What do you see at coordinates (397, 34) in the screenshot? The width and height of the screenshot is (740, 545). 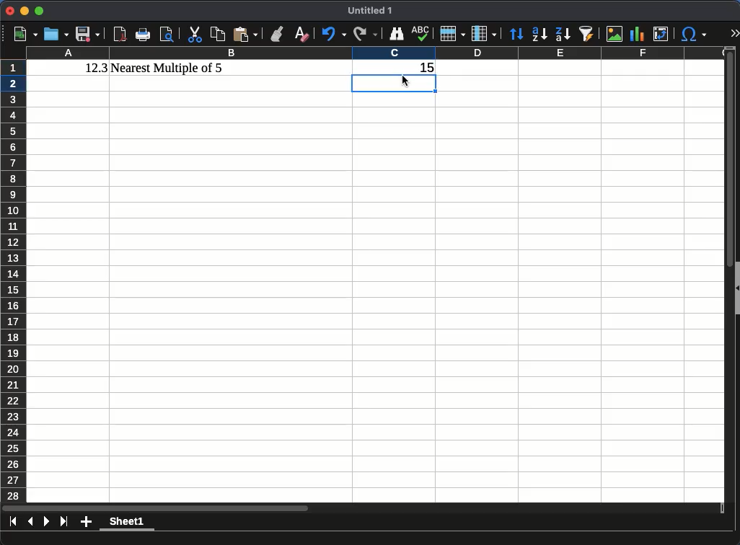 I see `finder` at bounding box center [397, 34].